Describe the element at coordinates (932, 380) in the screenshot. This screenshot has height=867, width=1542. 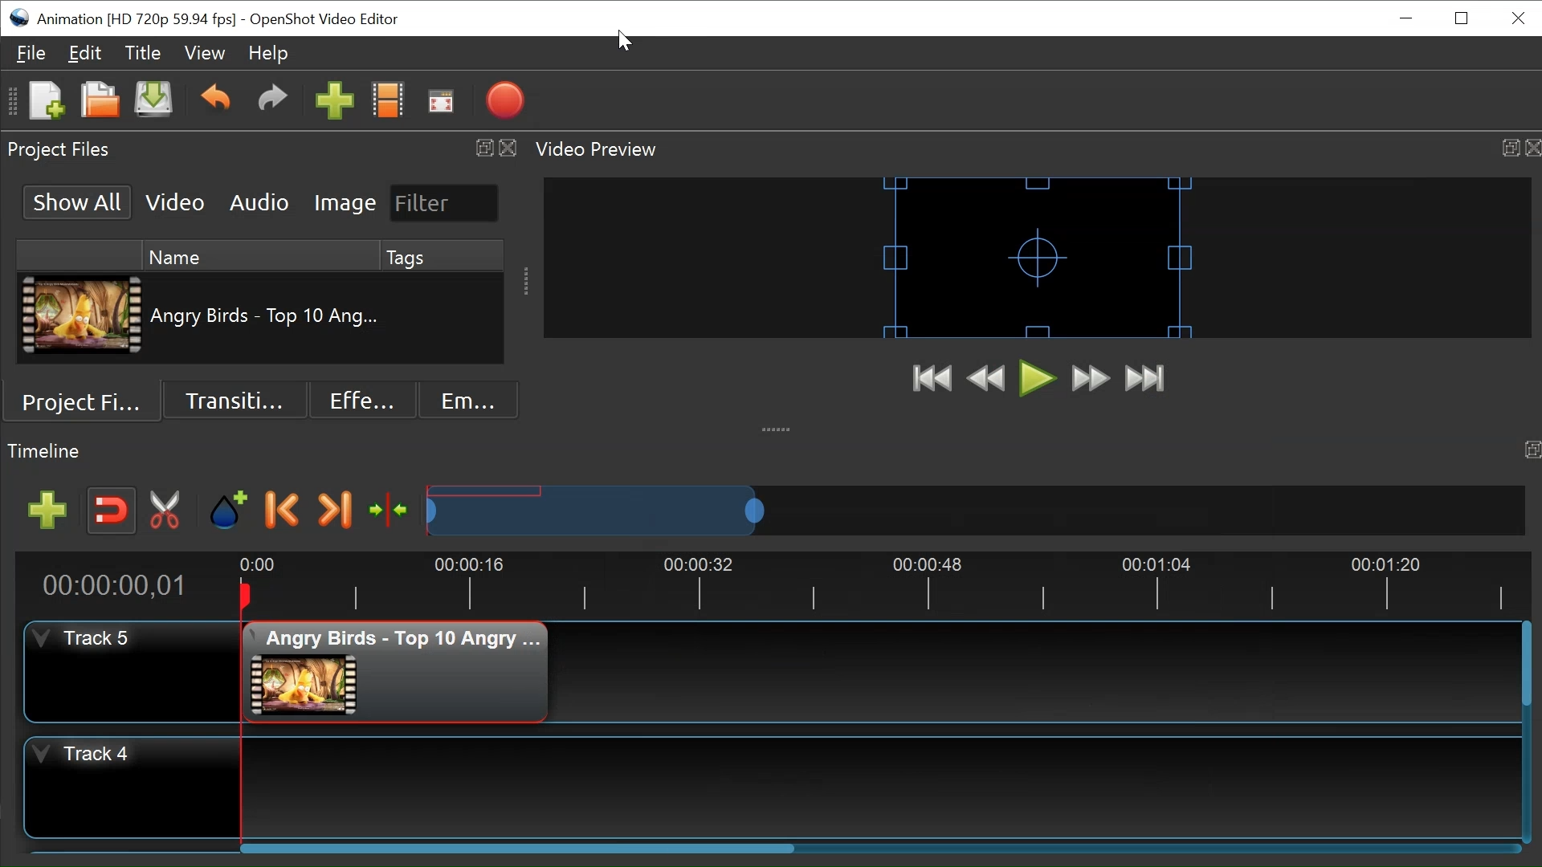
I see `Jump to Start` at that location.